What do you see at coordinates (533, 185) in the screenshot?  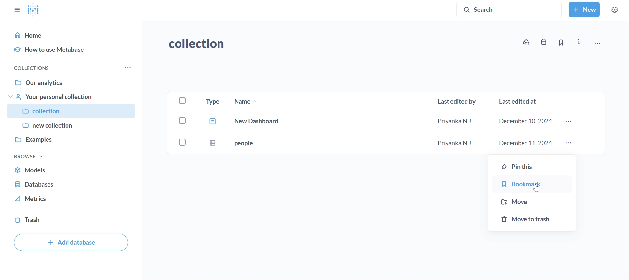 I see `bookmark` at bounding box center [533, 185].